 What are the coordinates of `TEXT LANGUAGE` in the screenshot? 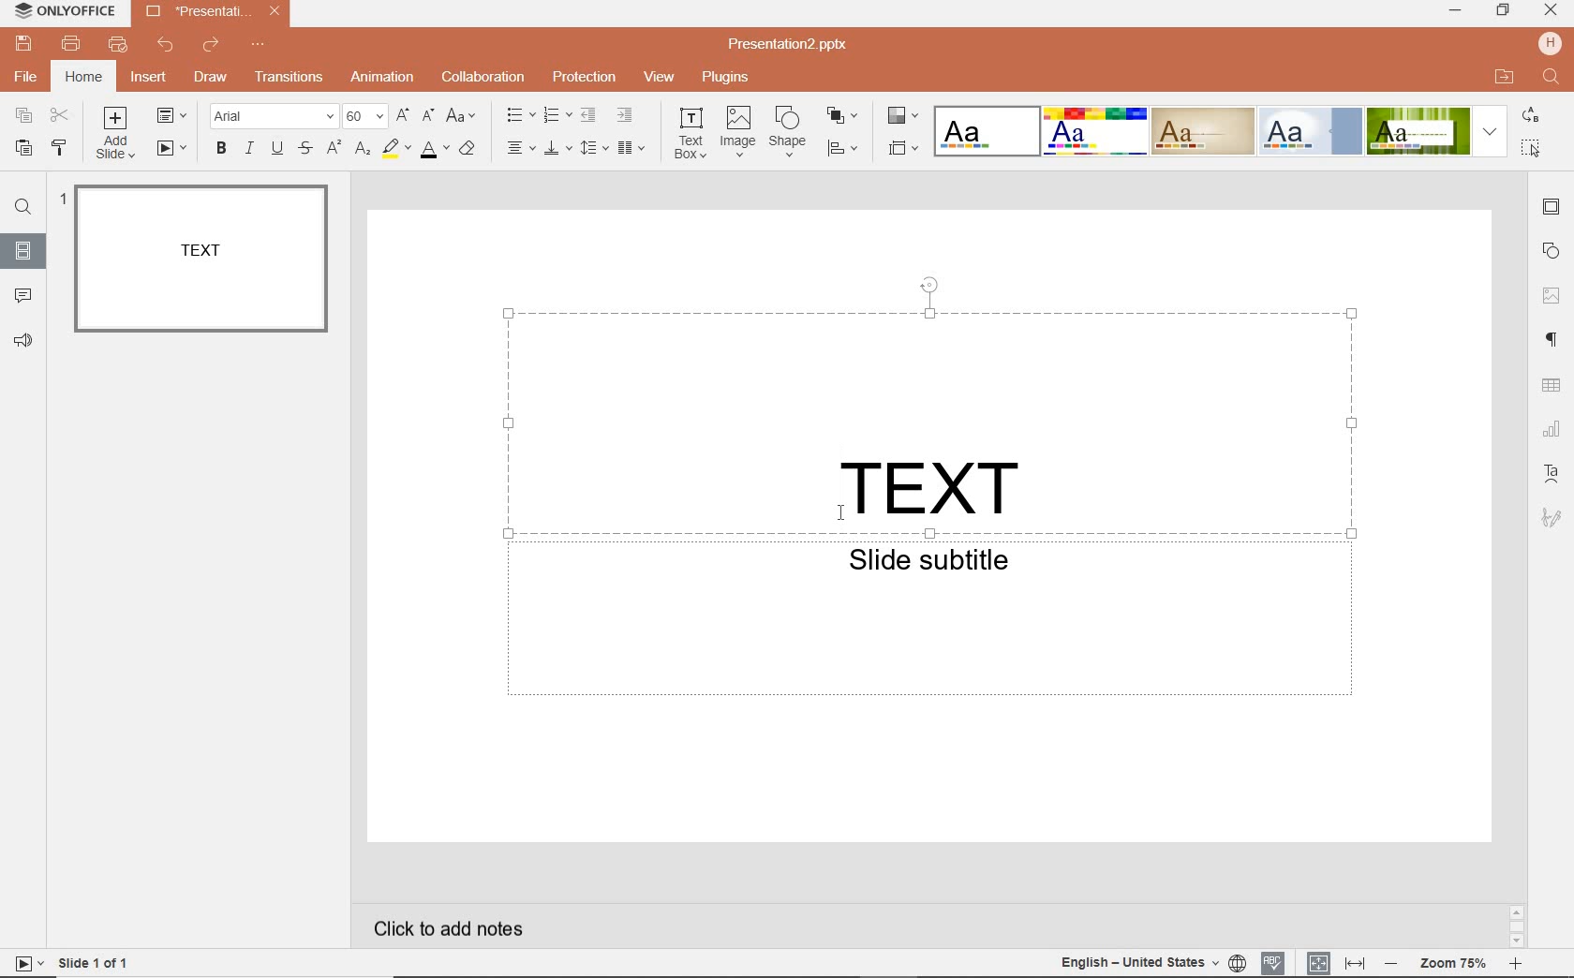 It's located at (1151, 961).